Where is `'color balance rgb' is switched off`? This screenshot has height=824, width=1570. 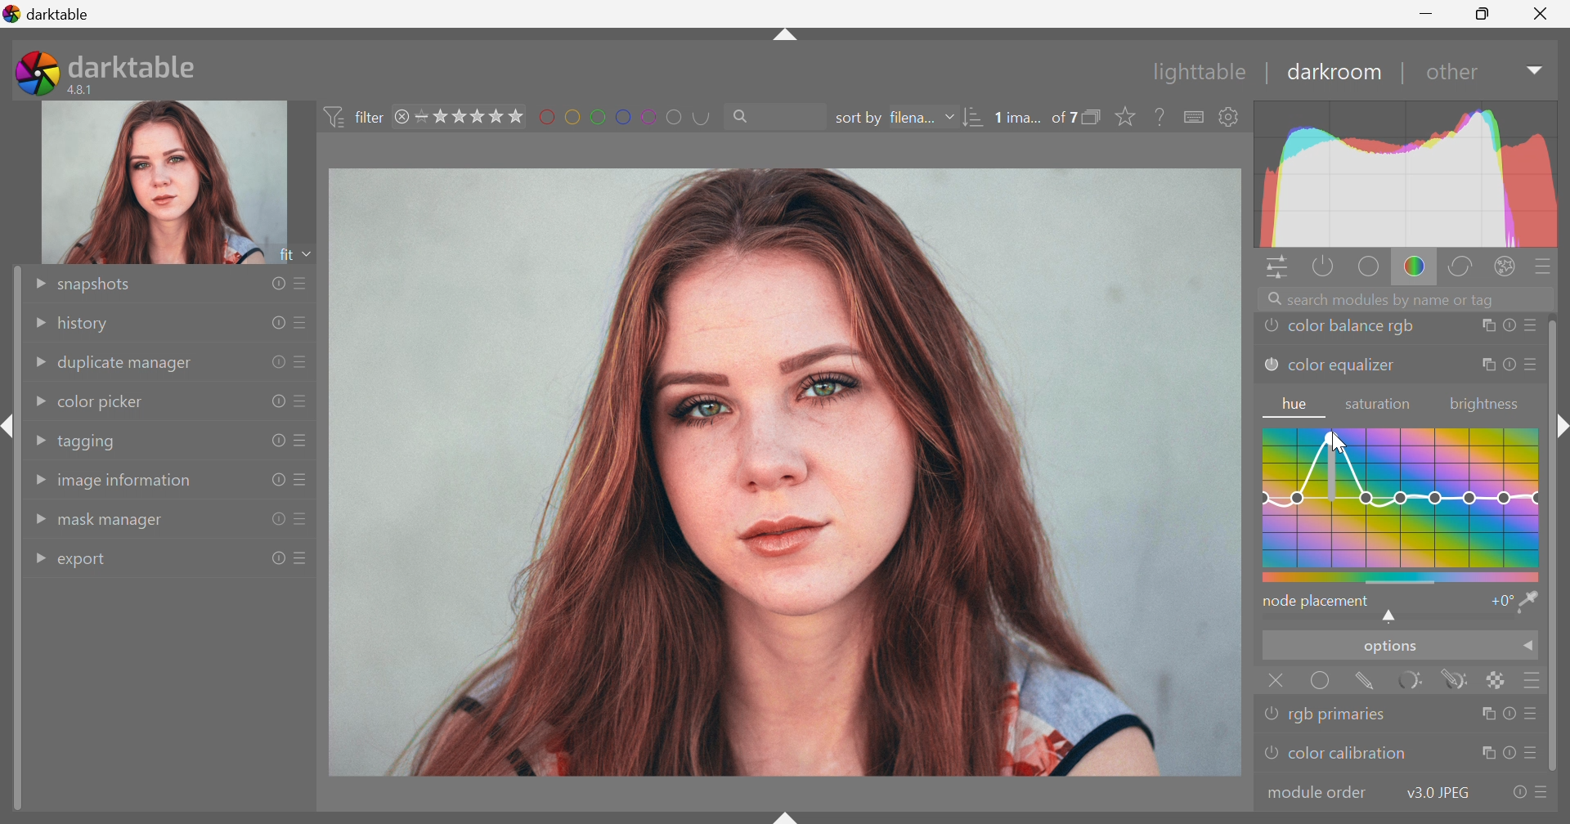 'color balance rgb' is switched off is located at coordinates (1272, 328).